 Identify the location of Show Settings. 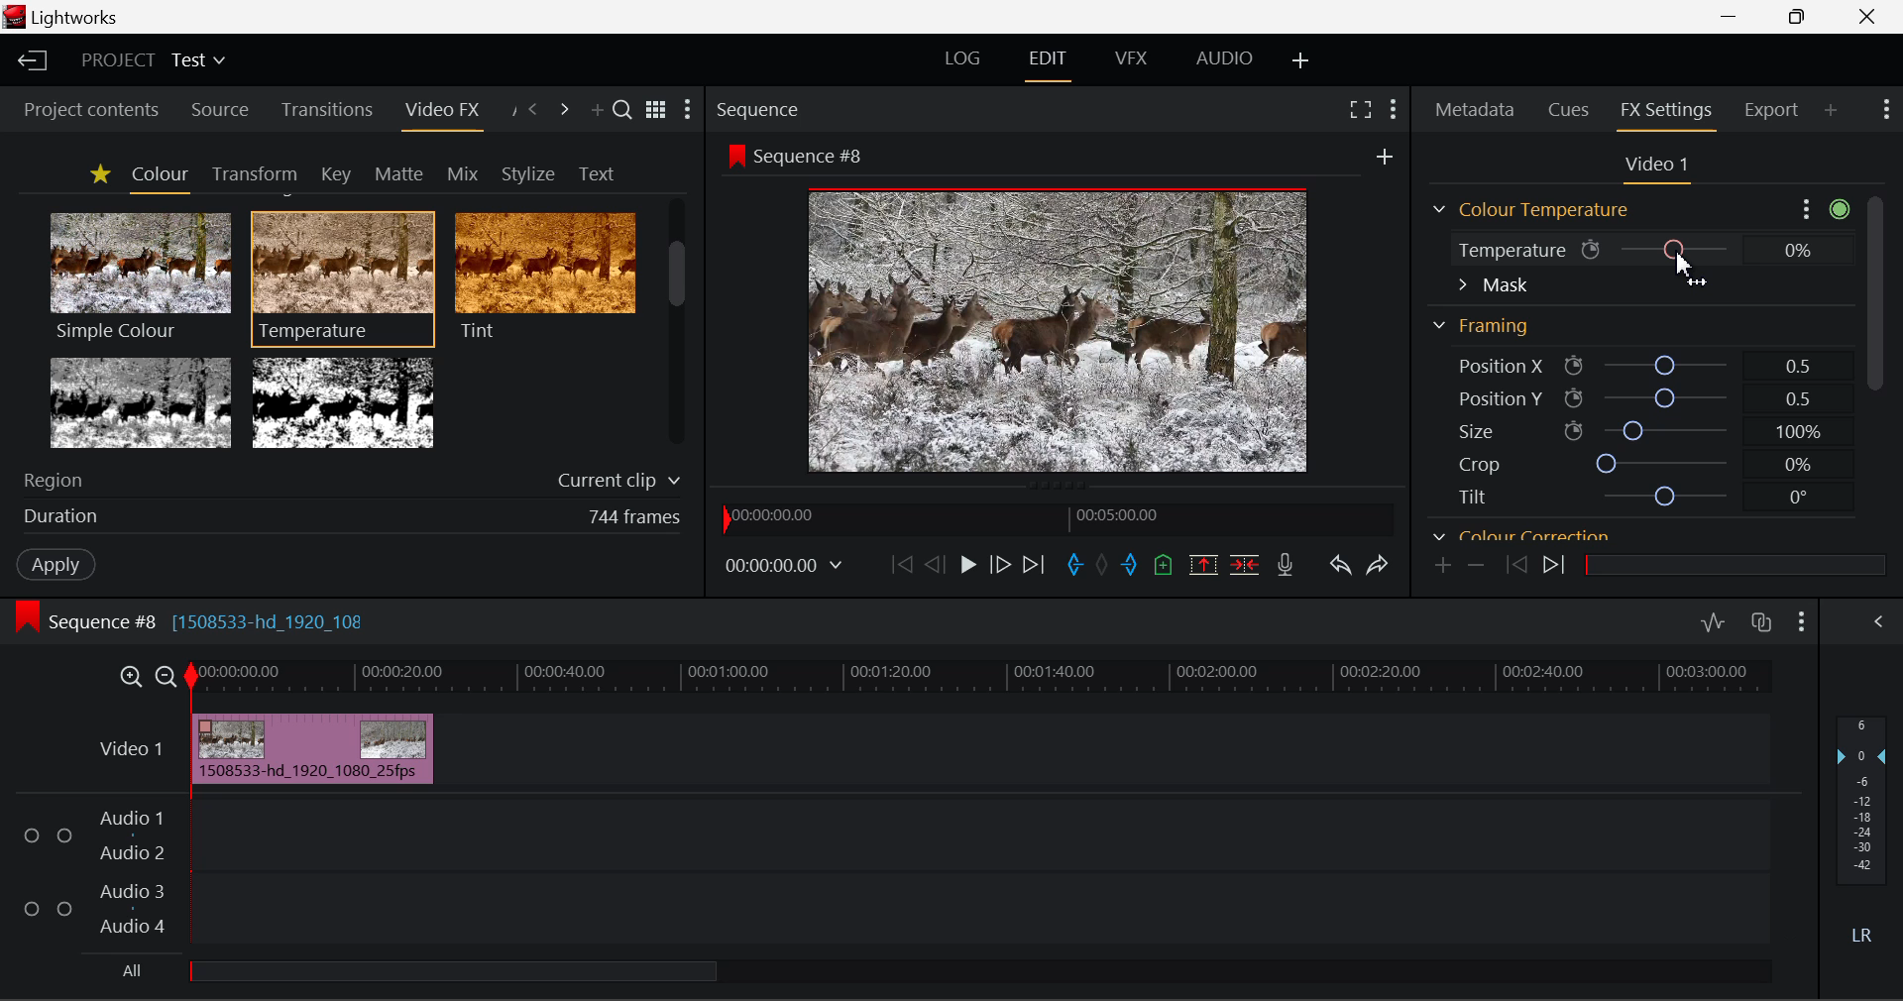
(1803, 619).